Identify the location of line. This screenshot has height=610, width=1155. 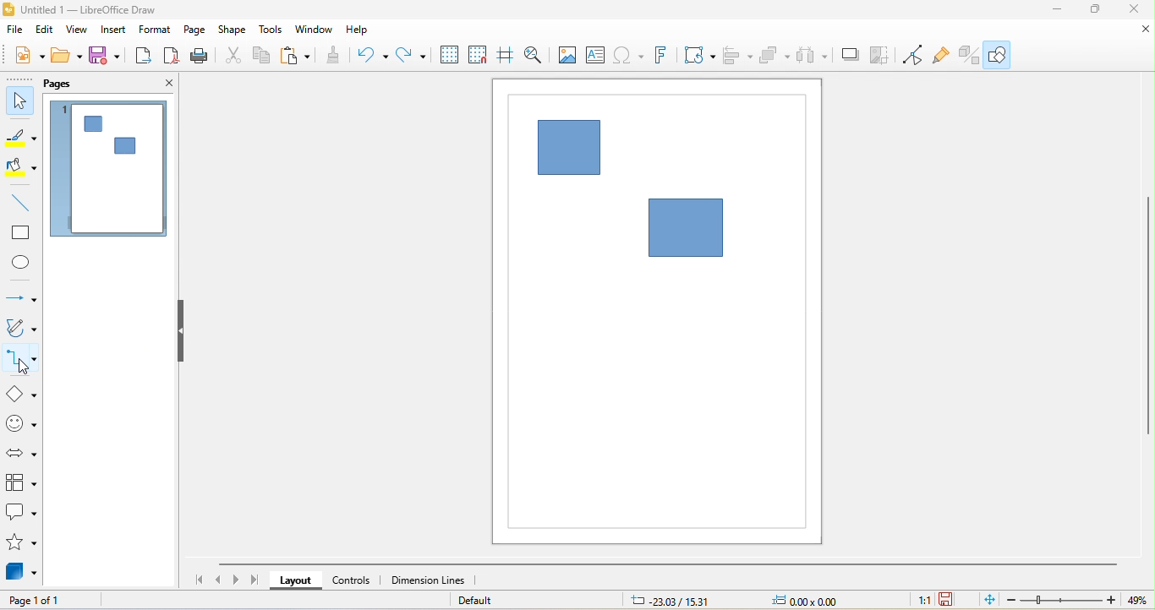
(20, 203).